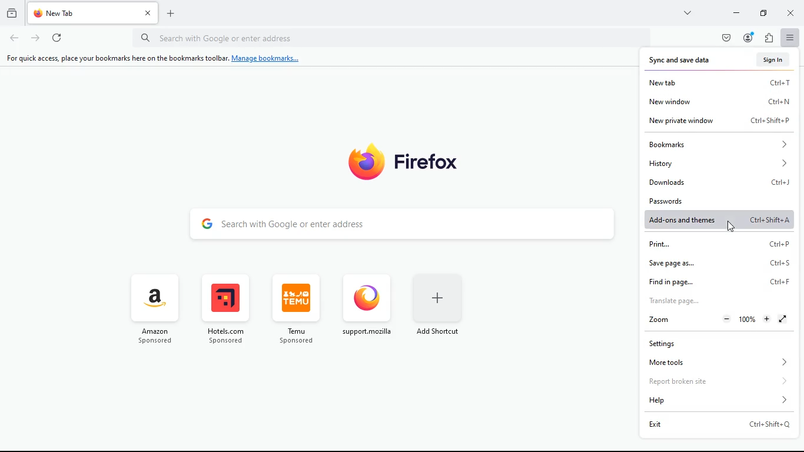  Describe the element at coordinates (727, 318) in the screenshot. I see `zoom out` at that location.